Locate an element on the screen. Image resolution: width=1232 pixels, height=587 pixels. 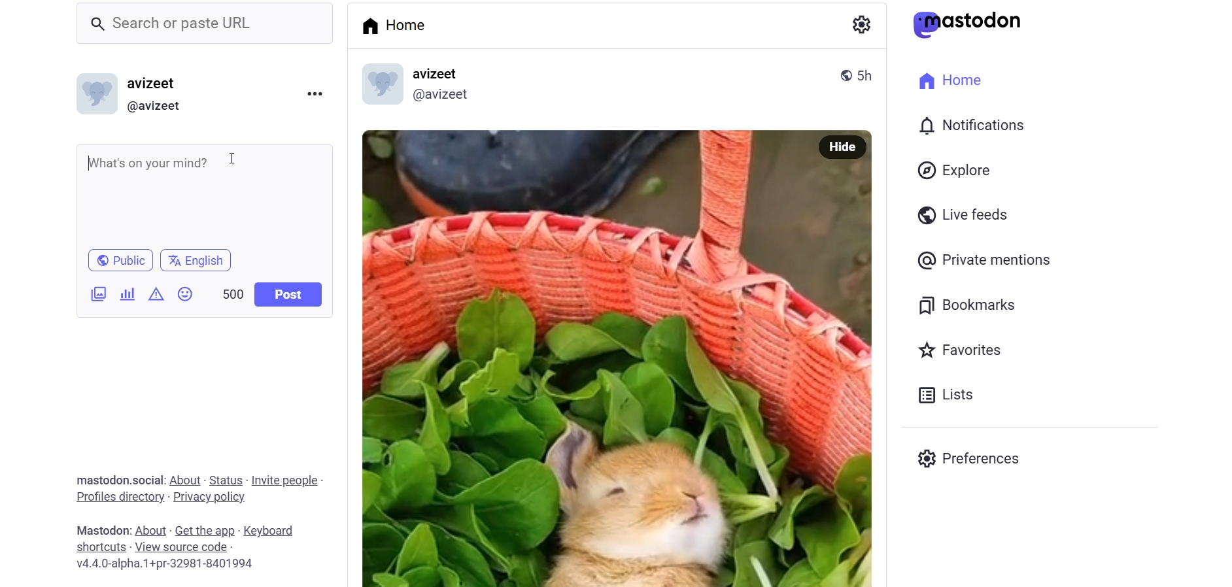
private mention is located at coordinates (990, 261).